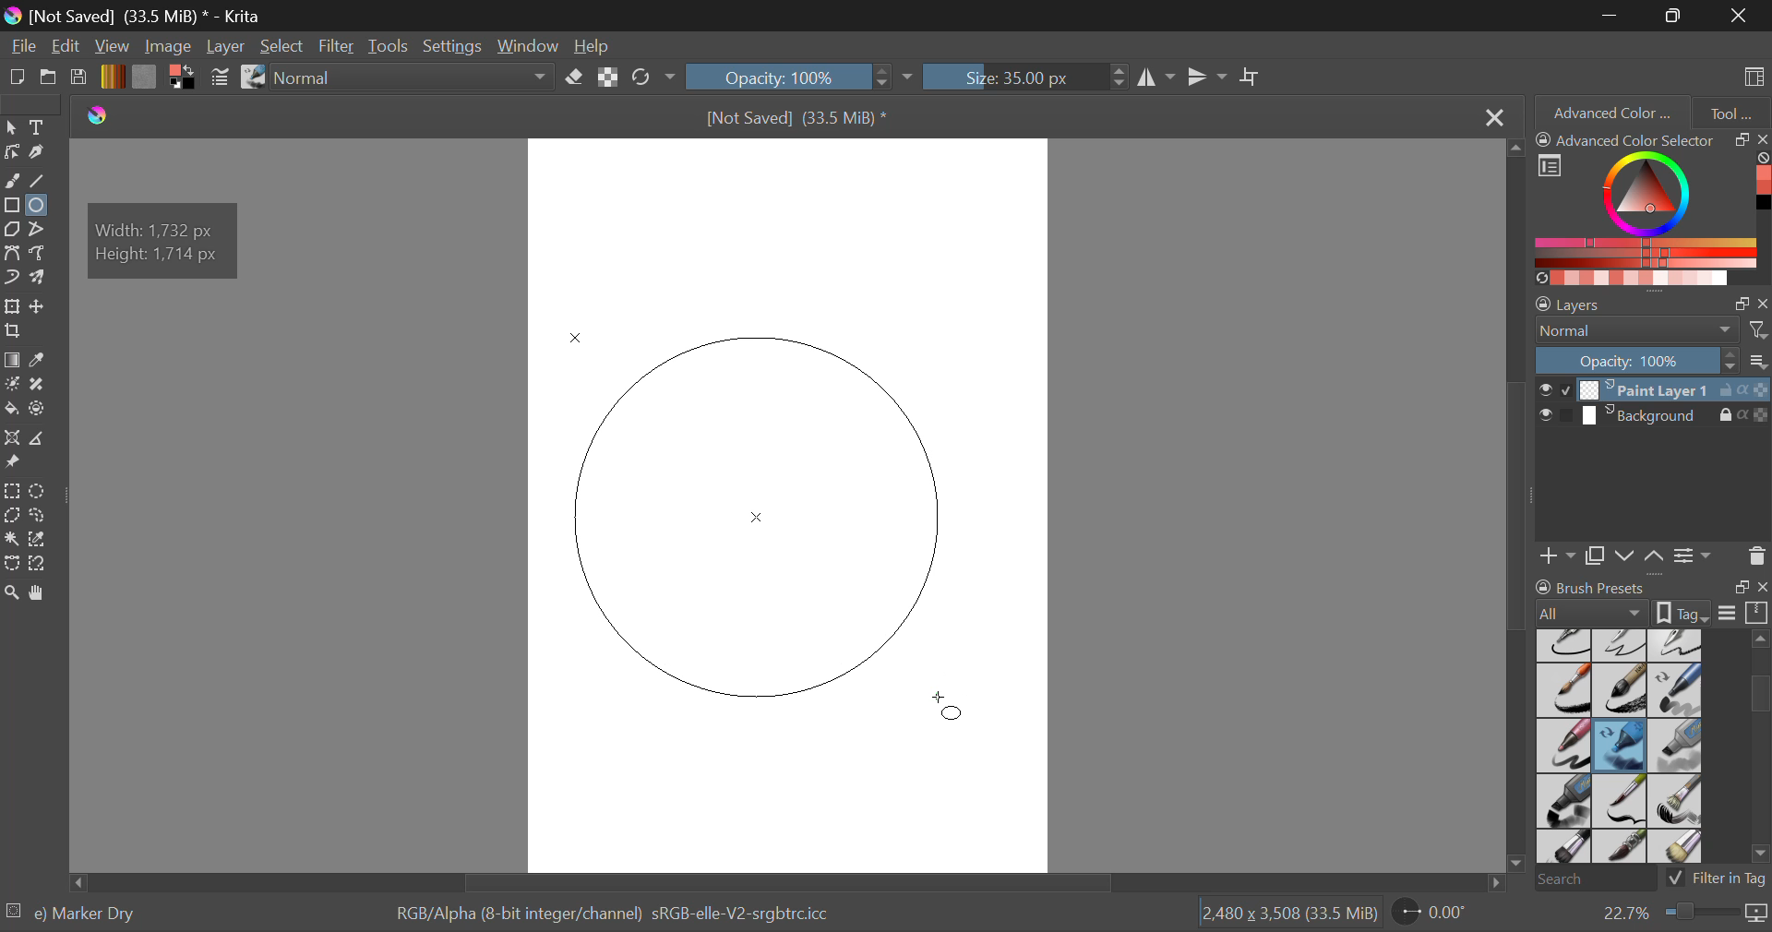  What do you see at coordinates (13, 181) in the screenshot?
I see `Freehand` at bounding box center [13, 181].